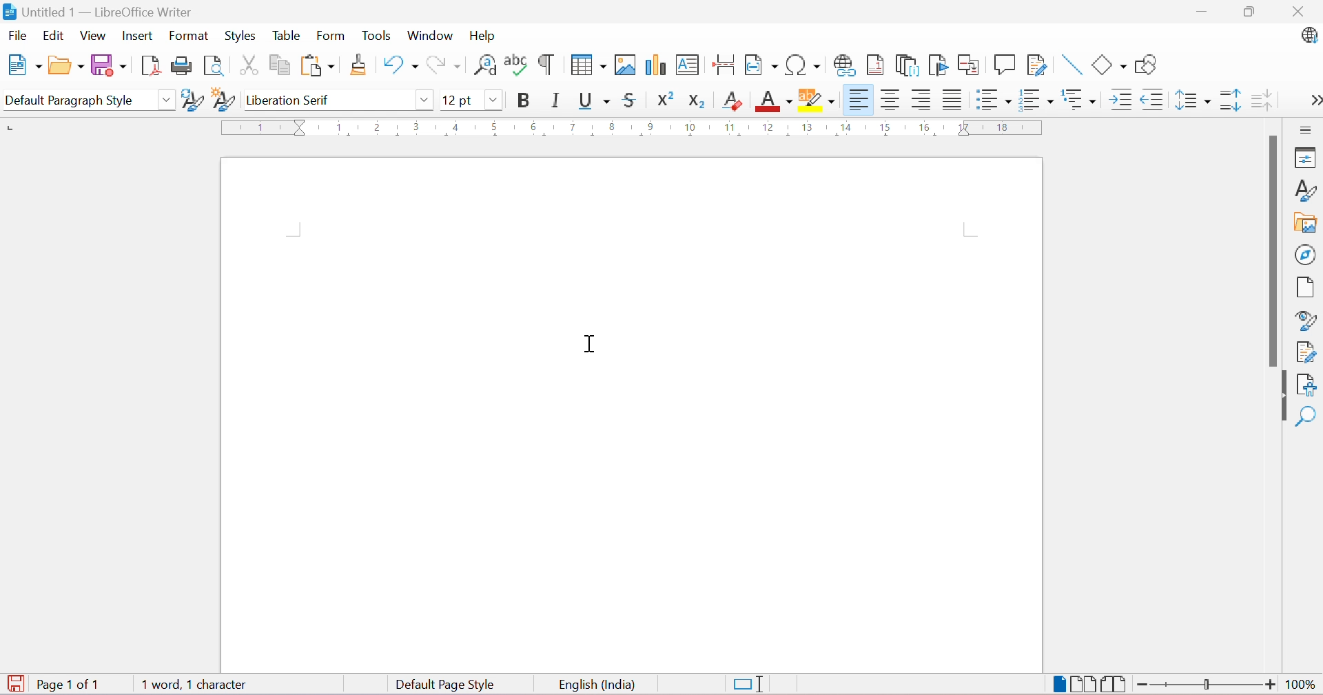 The height and width of the screenshot is (695, 1323). What do you see at coordinates (1143, 685) in the screenshot?
I see `Zoom Out` at bounding box center [1143, 685].